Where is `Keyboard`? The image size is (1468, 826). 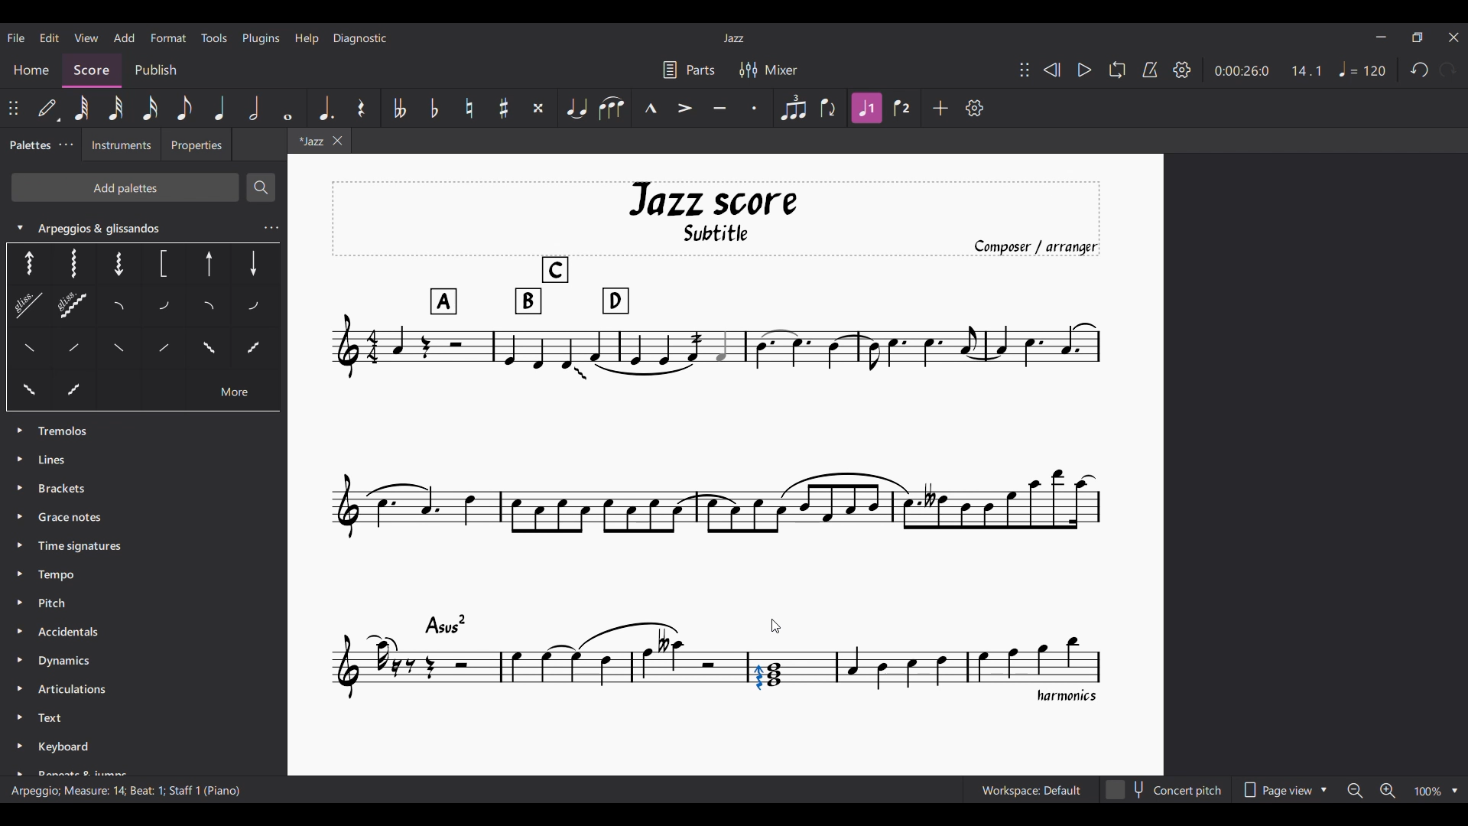 Keyboard is located at coordinates (82, 757).